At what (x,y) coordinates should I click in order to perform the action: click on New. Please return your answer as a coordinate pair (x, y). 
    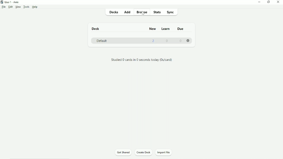
    Looking at the image, I should click on (153, 29).